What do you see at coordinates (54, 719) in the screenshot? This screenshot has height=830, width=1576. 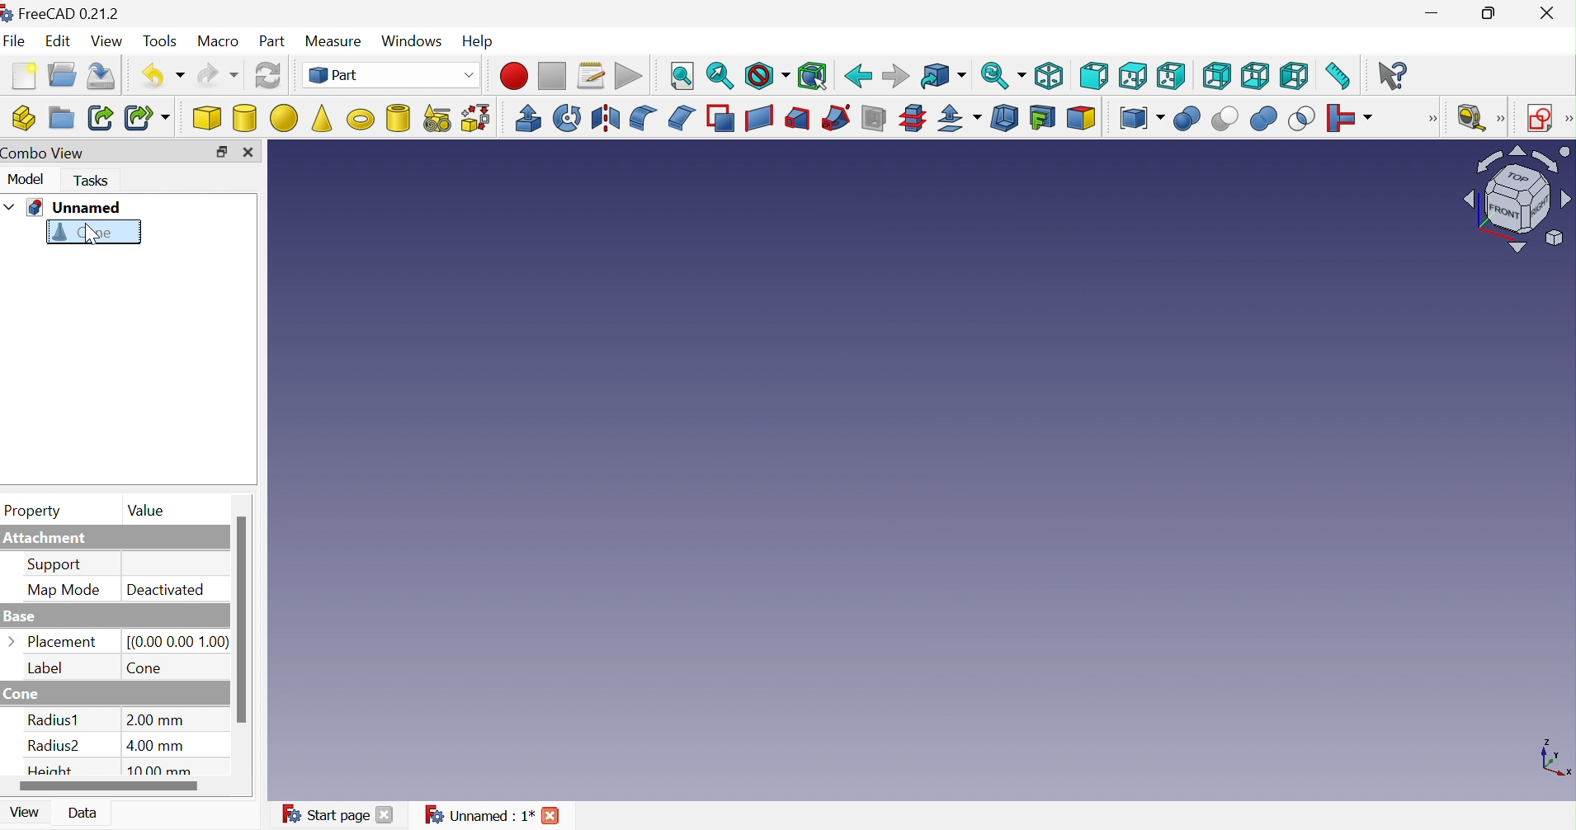 I see `Radius1` at bounding box center [54, 719].